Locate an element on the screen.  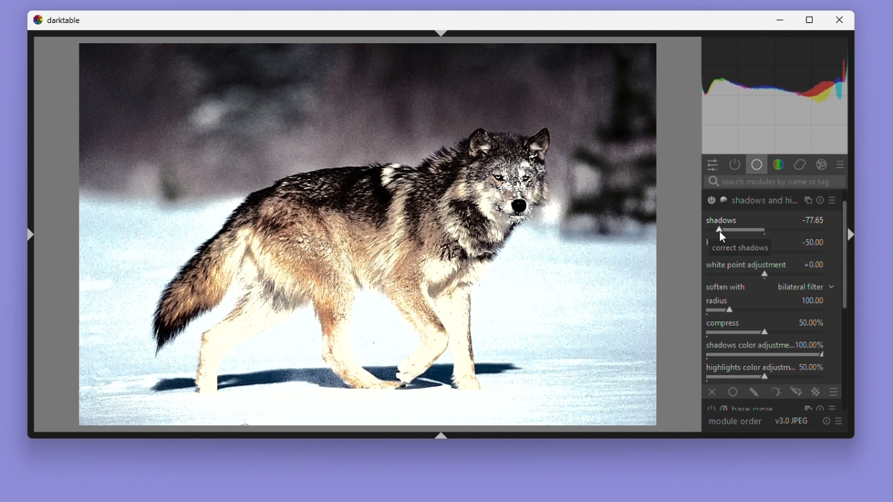
uniformly is located at coordinates (732, 391).